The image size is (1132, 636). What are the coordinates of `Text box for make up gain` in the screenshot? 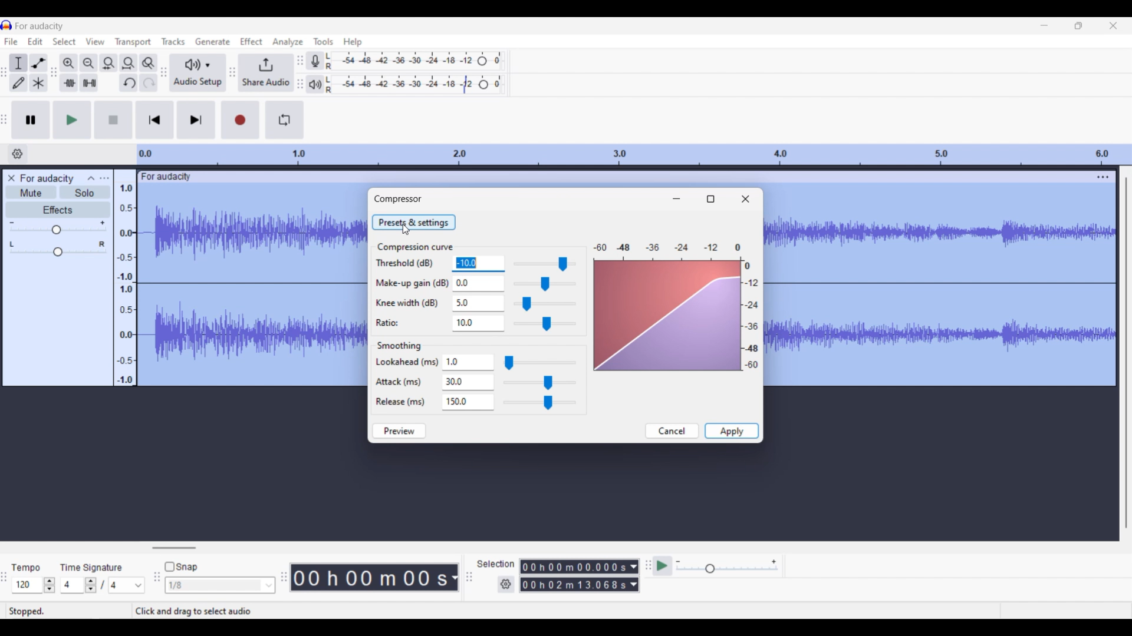 It's located at (477, 283).